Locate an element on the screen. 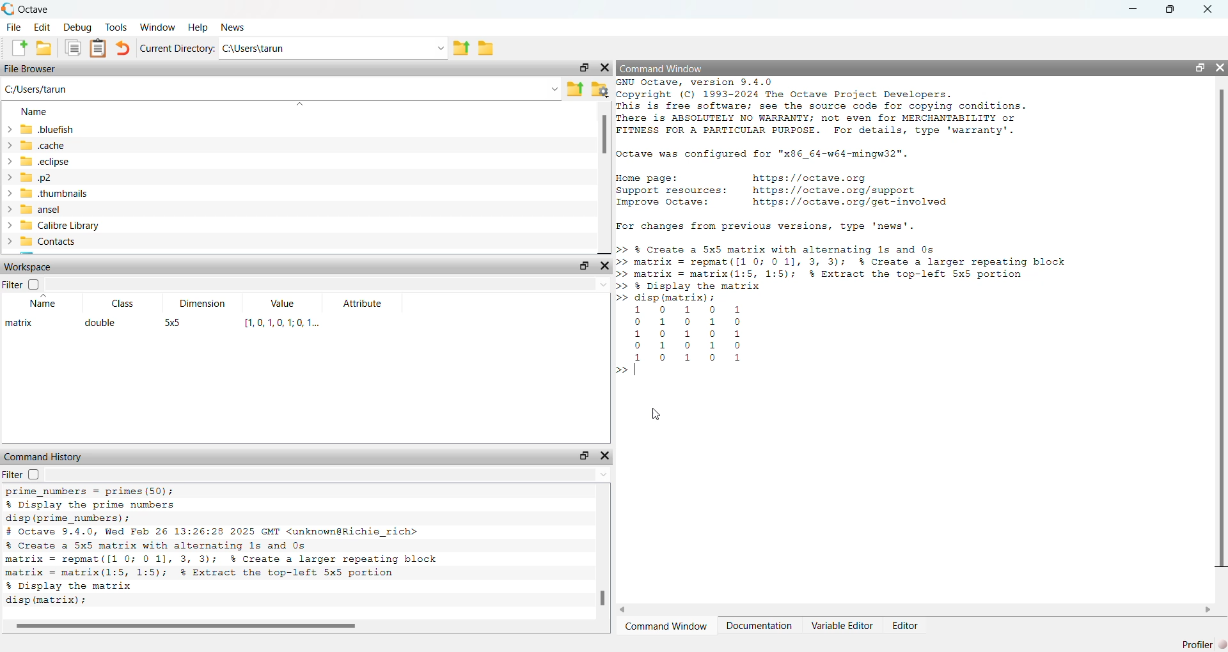 This screenshot has width=1228, height=652. ansel is located at coordinates (41, 209).